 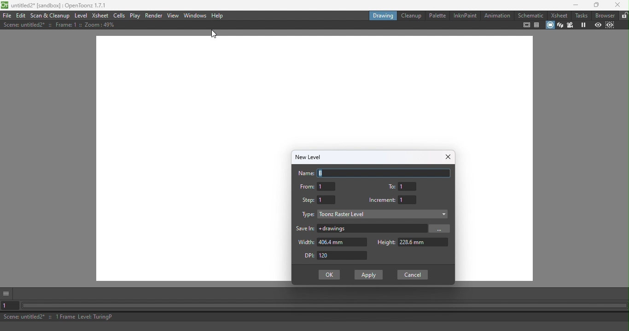 What do you see at coordinates (325, 306) in the screenshot?
I see `Horizontal scroll bar` at bounding box center [325, 306].